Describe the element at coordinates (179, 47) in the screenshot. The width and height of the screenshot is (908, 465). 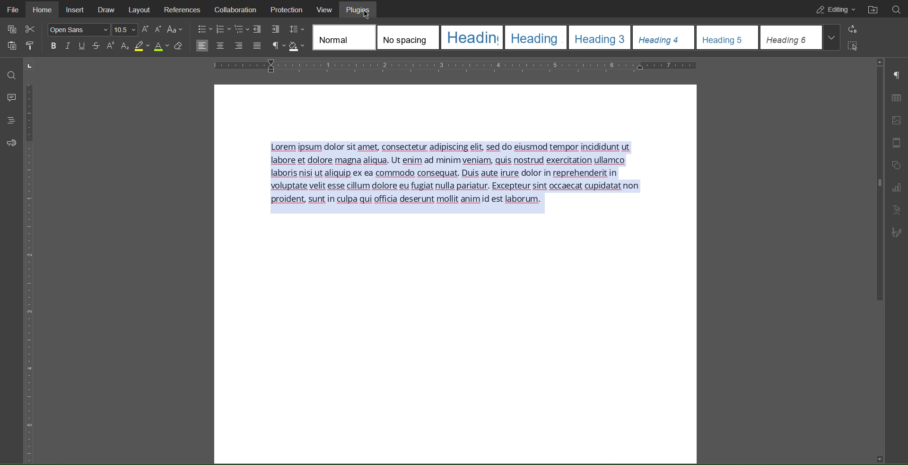
I see `Erase` at that location.